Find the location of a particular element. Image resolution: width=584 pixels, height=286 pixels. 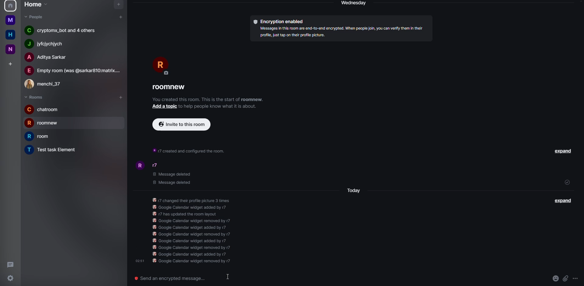

info is located at coordinates (342, 33).